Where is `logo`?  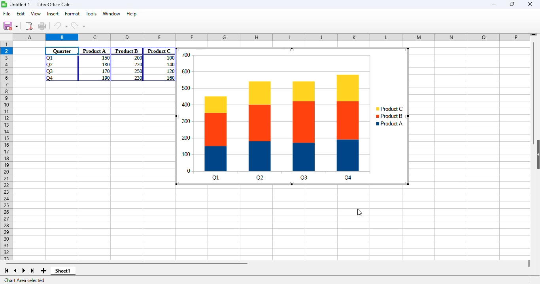
logo is located at coordinates (4, 4).